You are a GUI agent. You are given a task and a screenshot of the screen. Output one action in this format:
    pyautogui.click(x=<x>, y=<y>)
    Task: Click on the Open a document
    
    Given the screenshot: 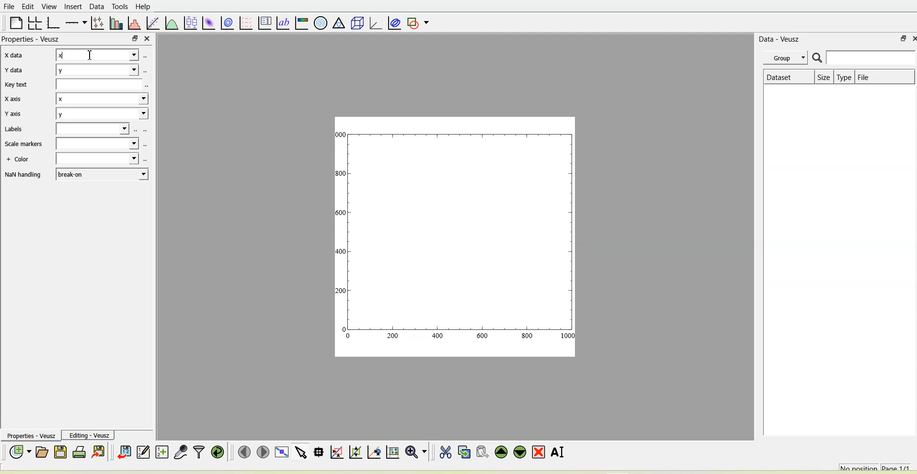 What is the action you would take?
    pyautogui.click(x=43, y=452)
    